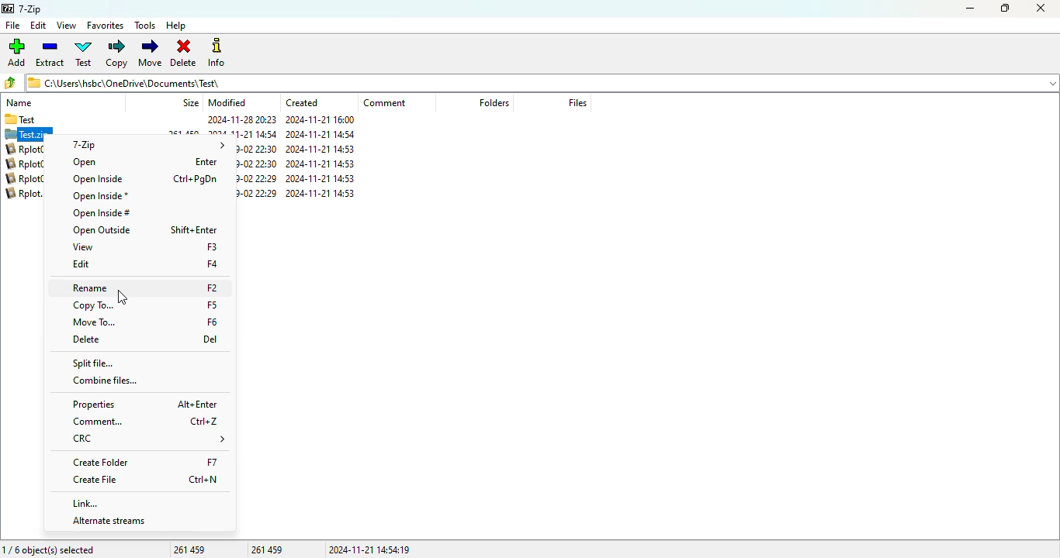 This screenshot has width=1060, height=558. Describe the element at coordinates (11, 83) in the screenshot. I see `browse folders` at that location.